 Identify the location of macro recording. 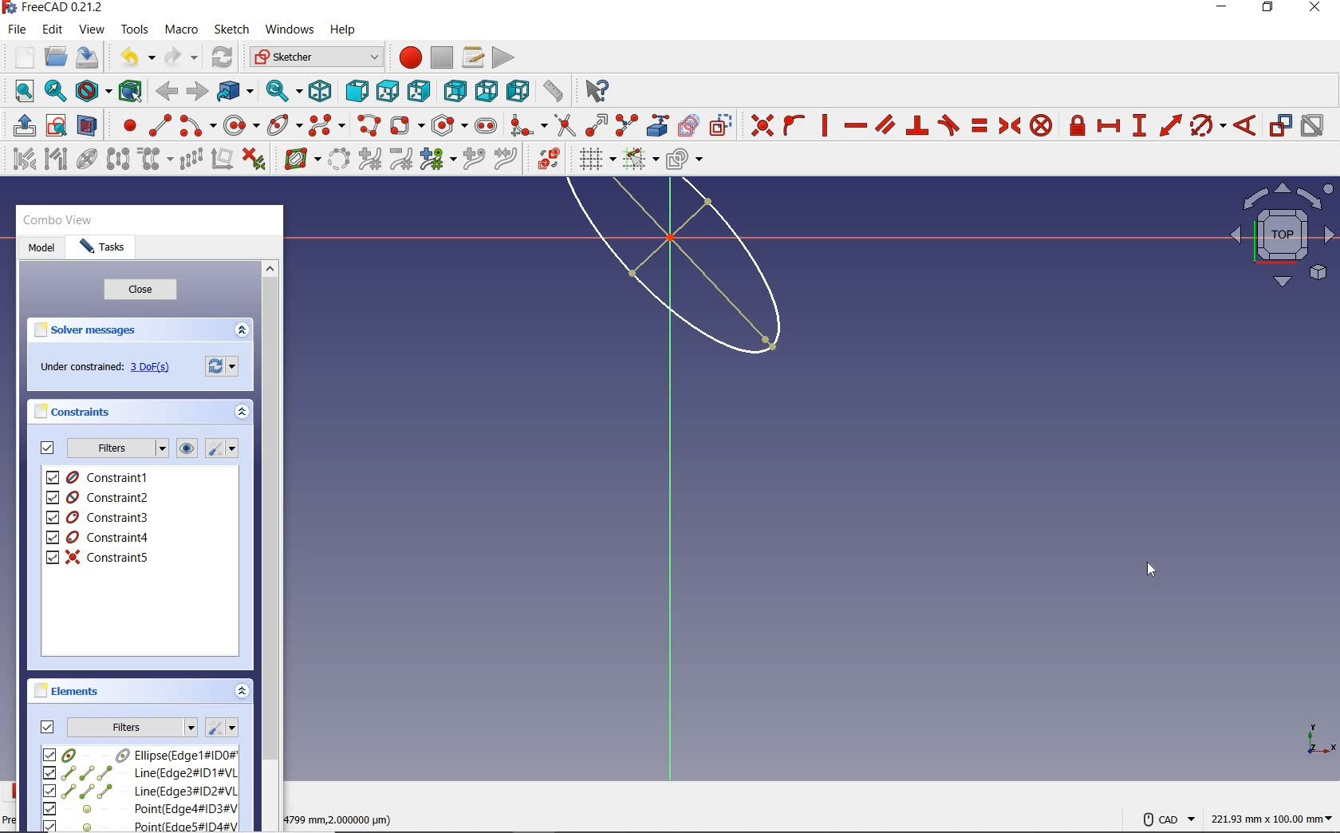
(405, 57).